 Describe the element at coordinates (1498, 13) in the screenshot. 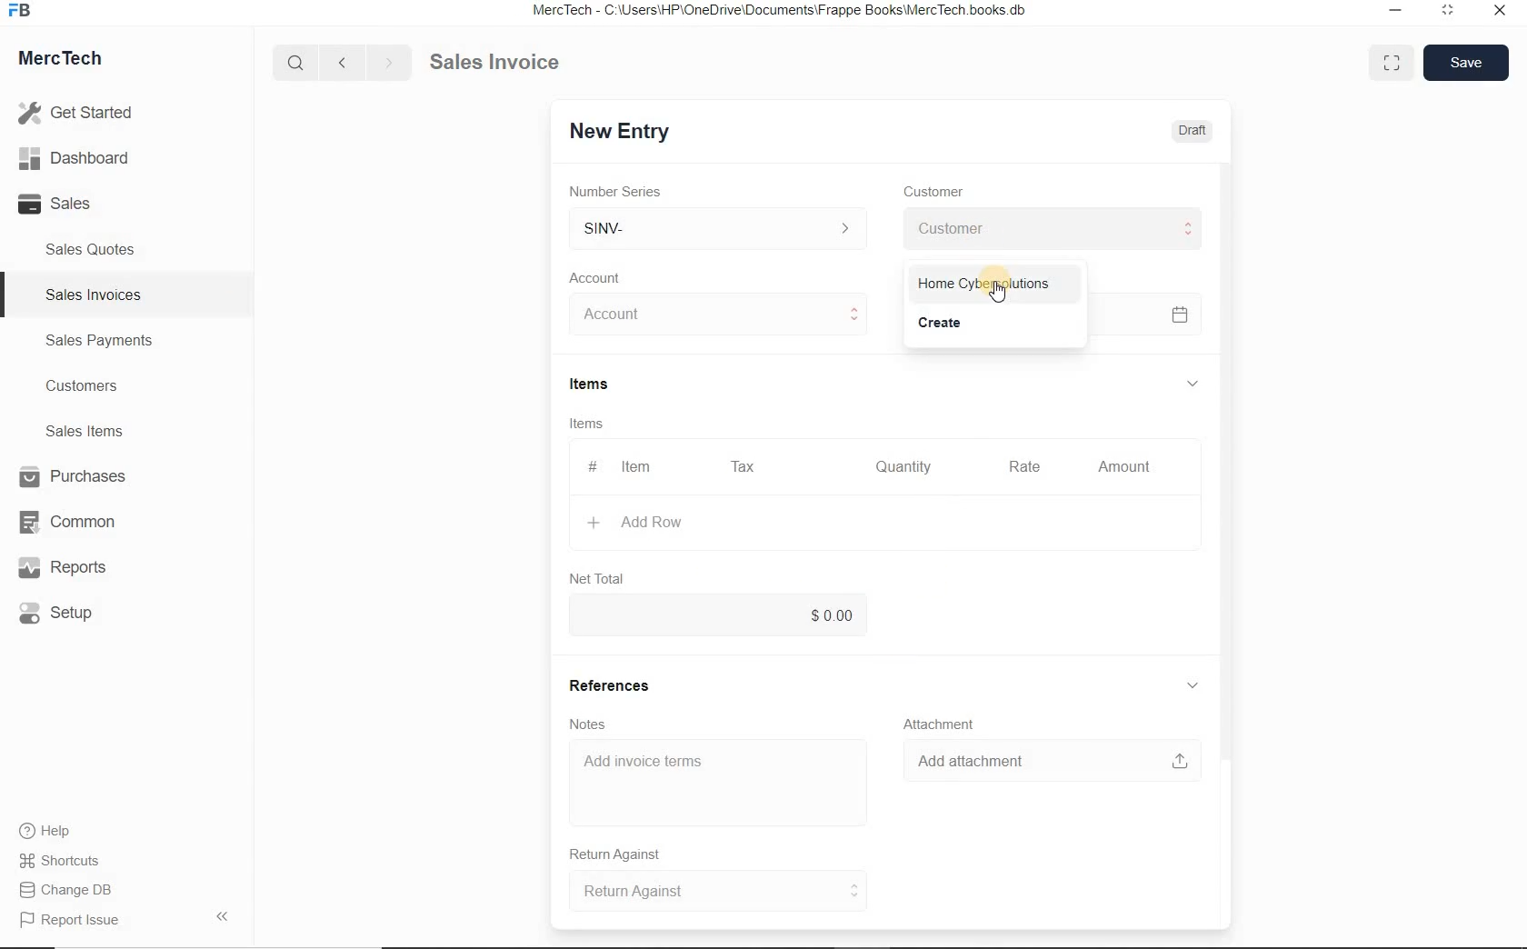

I see `Close` at that location.